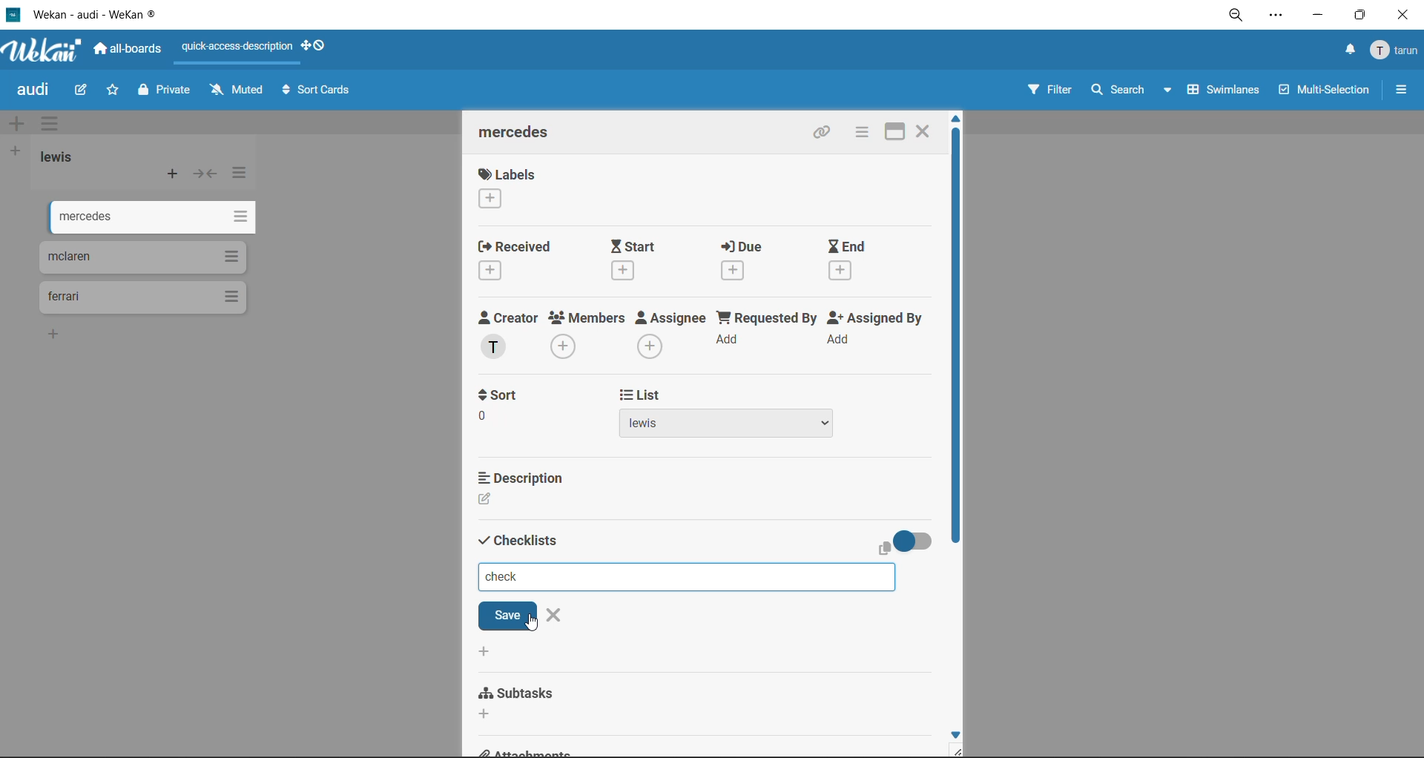  Describe the element at coordinates (320, 93) in the screenshot. I see `sort cards` at that location.